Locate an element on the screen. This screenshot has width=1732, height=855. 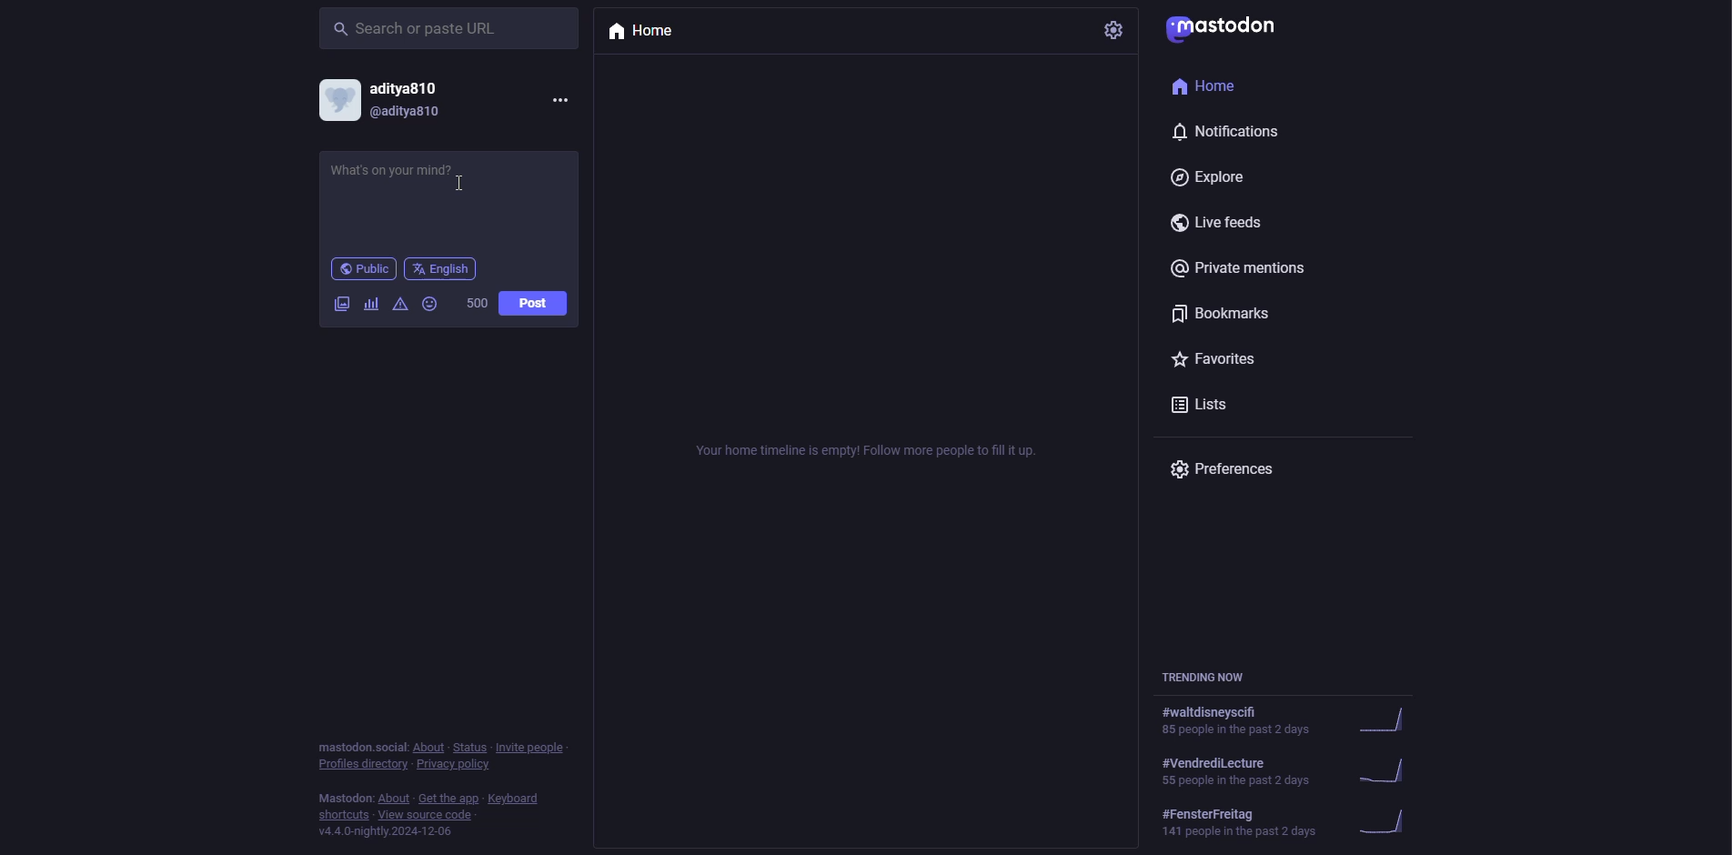
lists is located at coordinates (1203, 408).